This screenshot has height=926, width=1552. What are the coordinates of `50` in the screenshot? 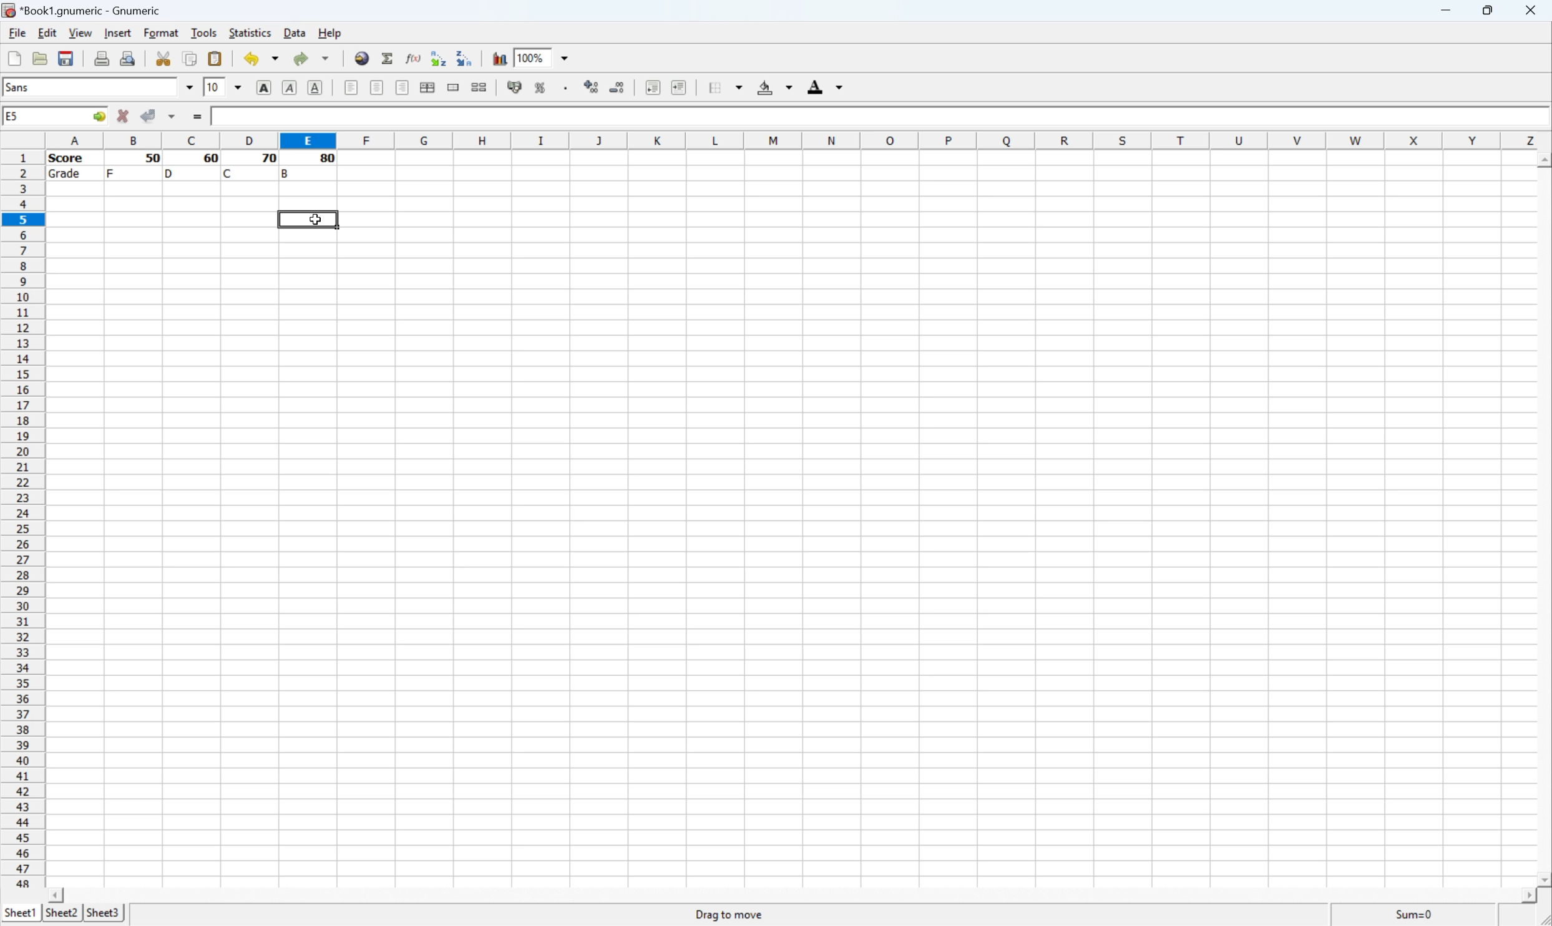 It's located at (154, 157).